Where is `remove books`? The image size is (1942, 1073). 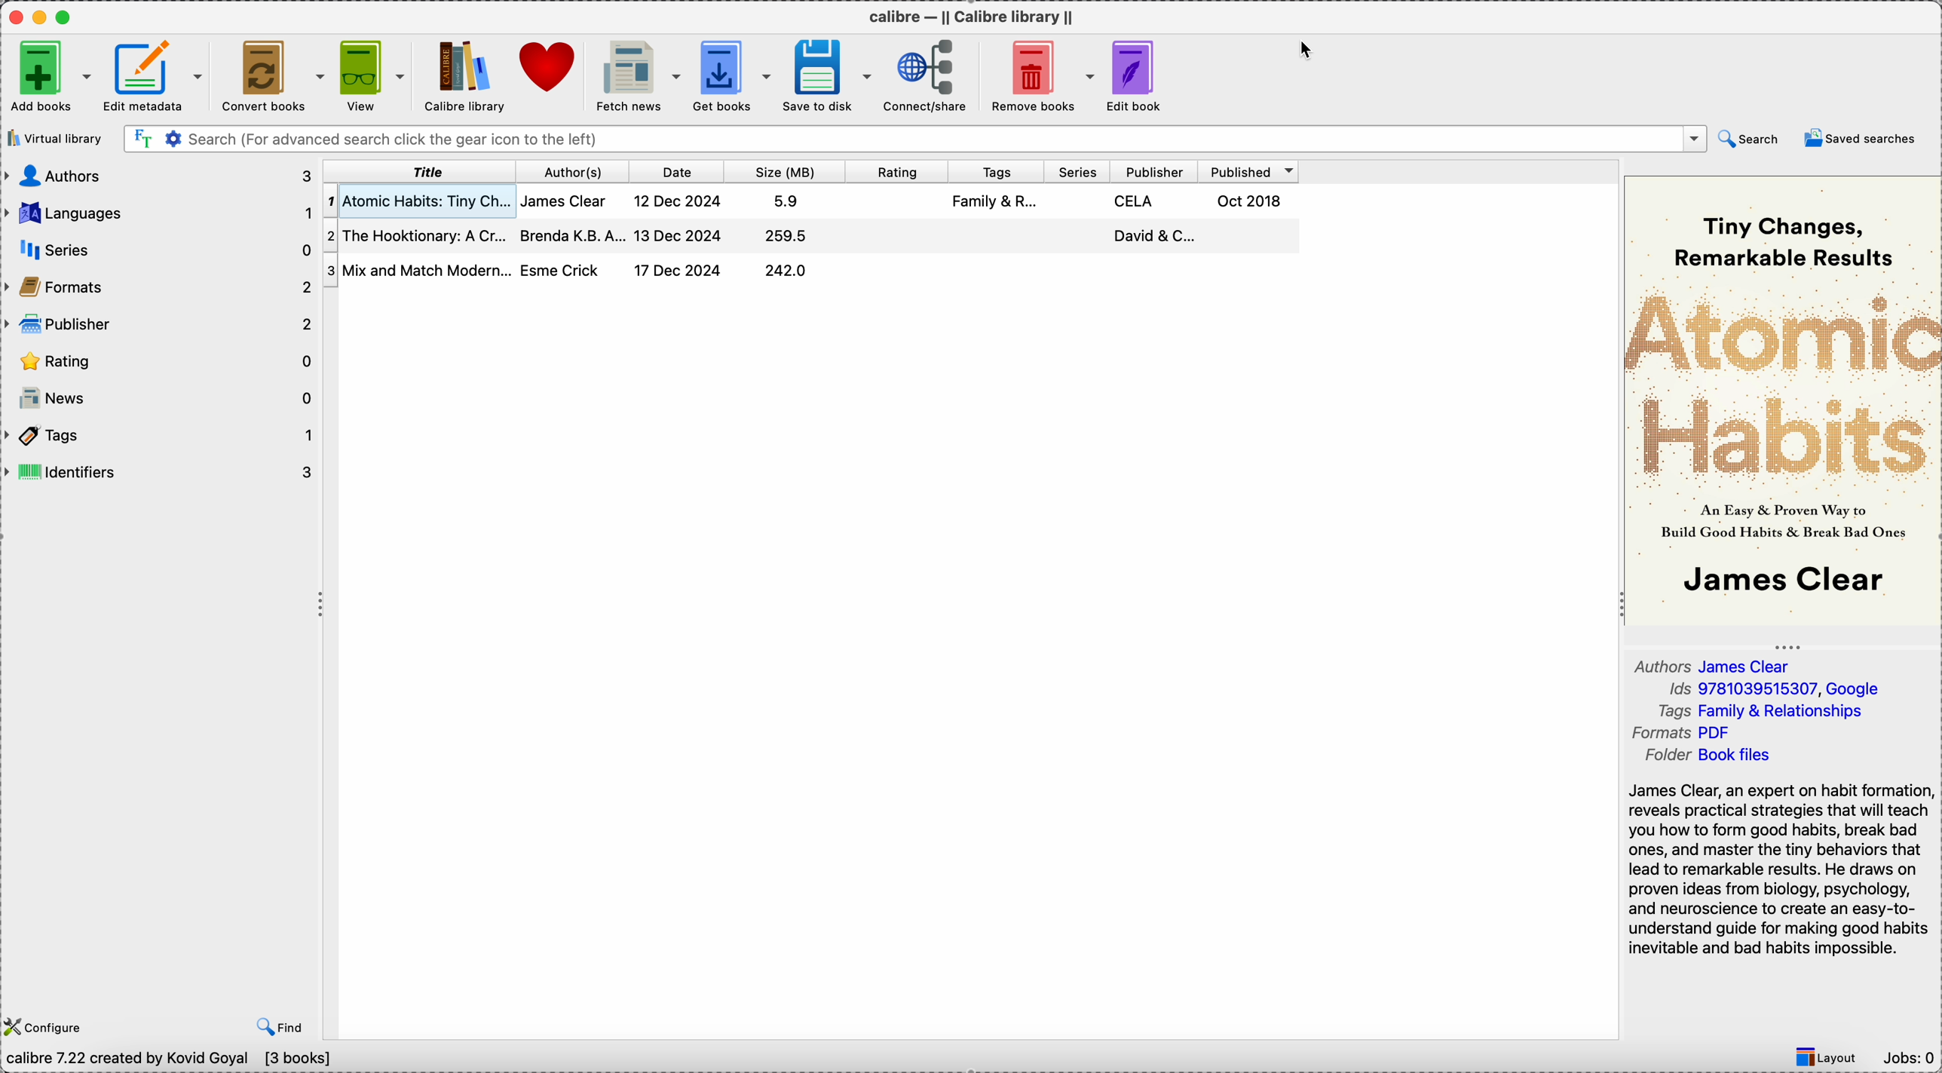 remove books is located at coordinates (1037, 76).